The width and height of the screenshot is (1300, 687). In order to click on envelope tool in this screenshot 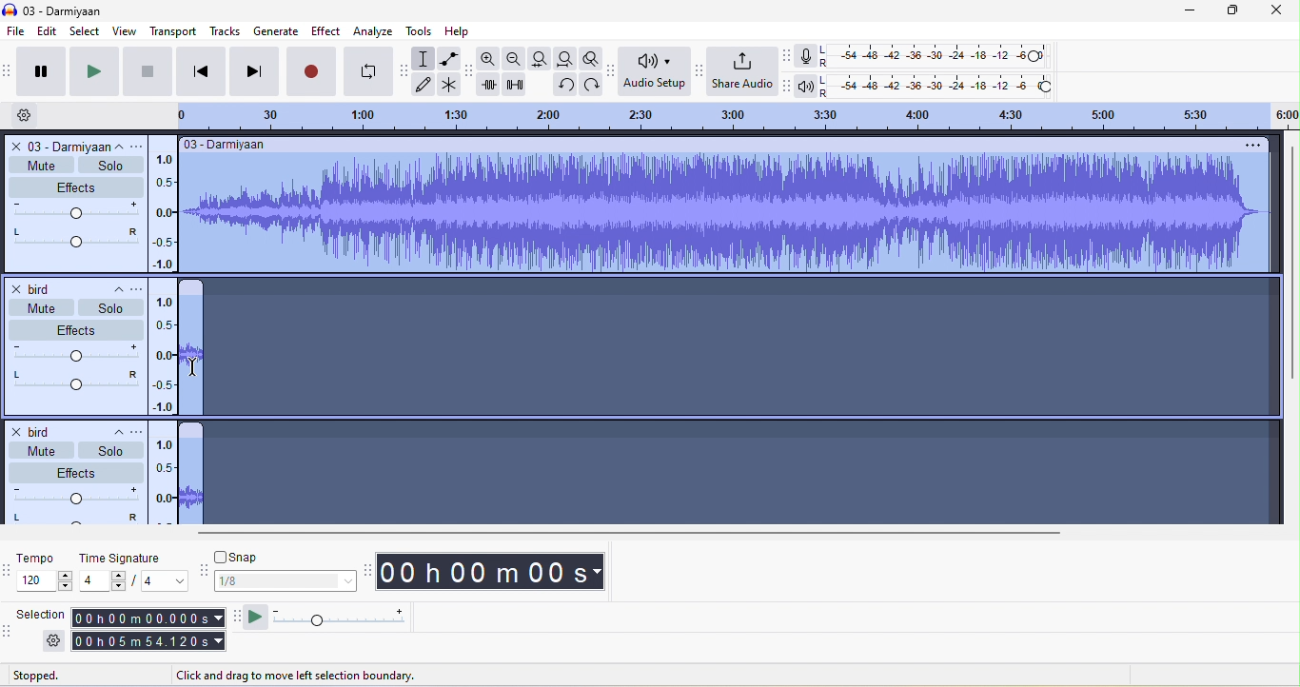, I will do `click(449, 60)`.